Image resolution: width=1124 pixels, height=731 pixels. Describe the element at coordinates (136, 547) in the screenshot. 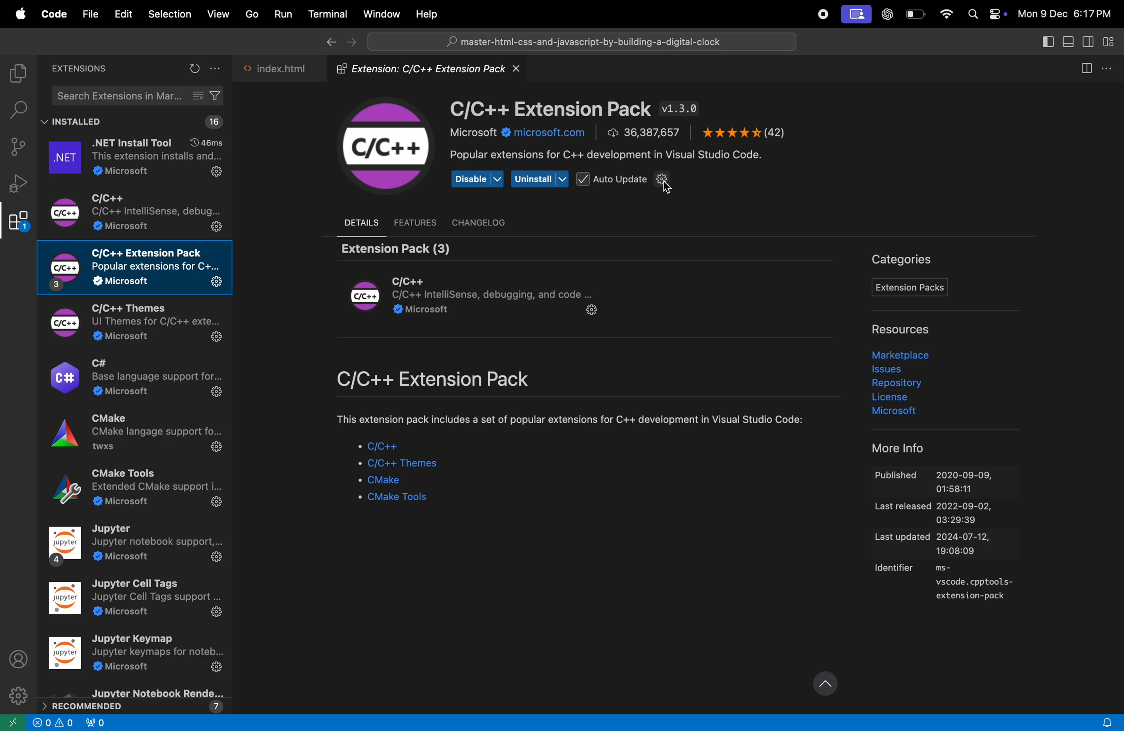

I see `jupyter note book extensions` at that location.